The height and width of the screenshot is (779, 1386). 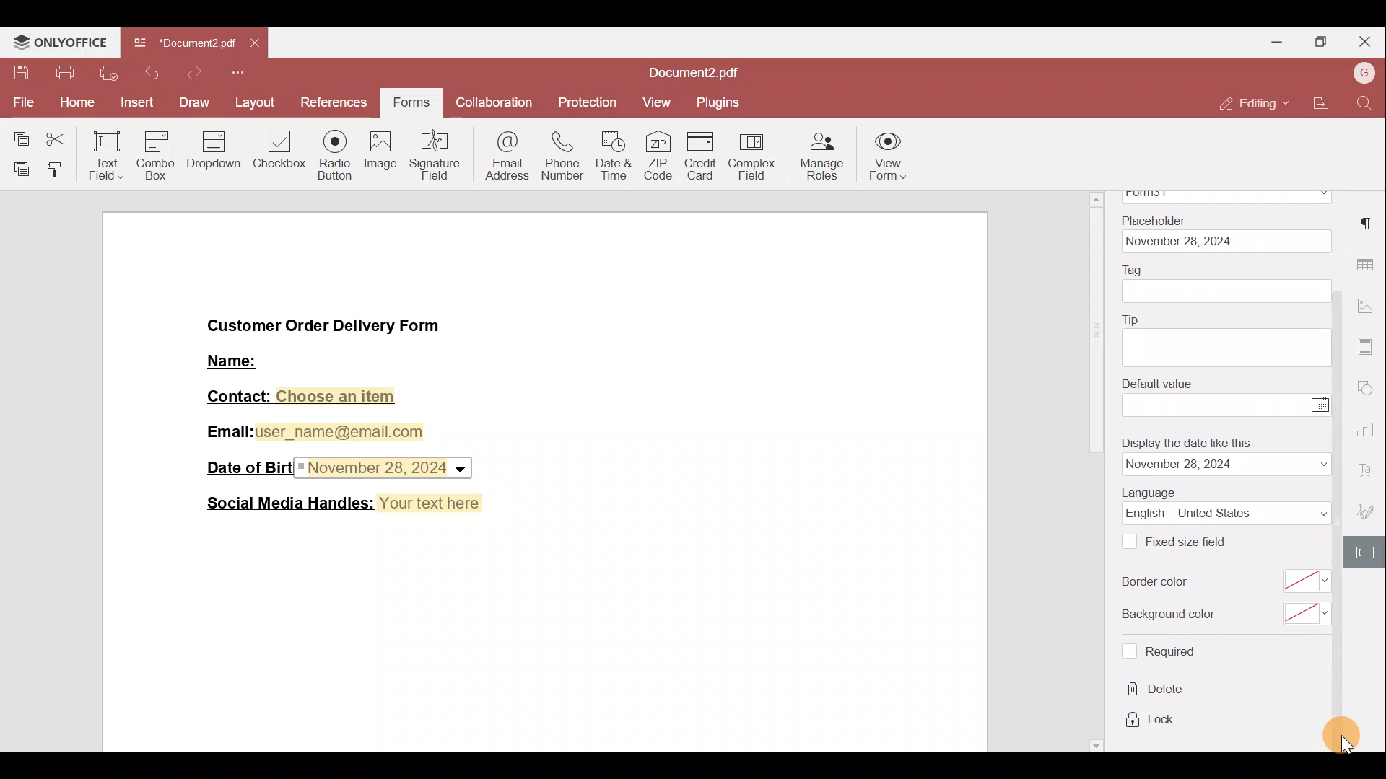 What do you see at coordinates (60, 40) in the screenshot?
I see `ONLYOFFICE` at bounding box center [60, 40].